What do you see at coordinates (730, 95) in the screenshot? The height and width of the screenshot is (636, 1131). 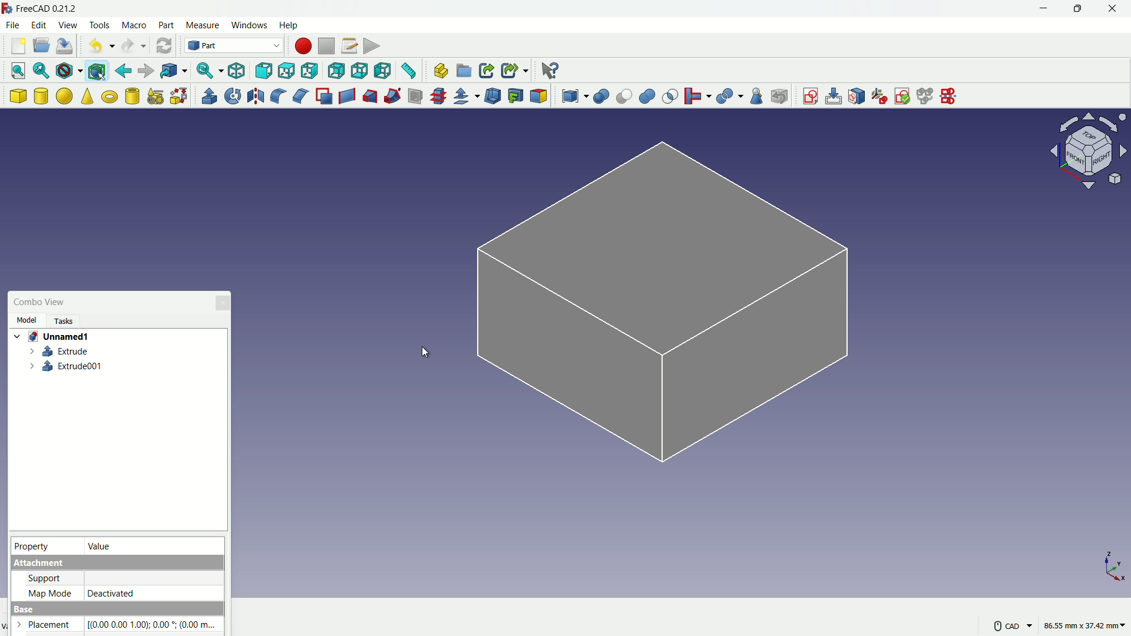 I see `split object` at bounding box center [730, 95].